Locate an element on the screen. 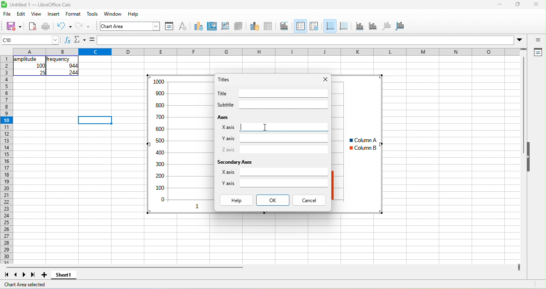  Y axis is located at coordinates (228, 138).